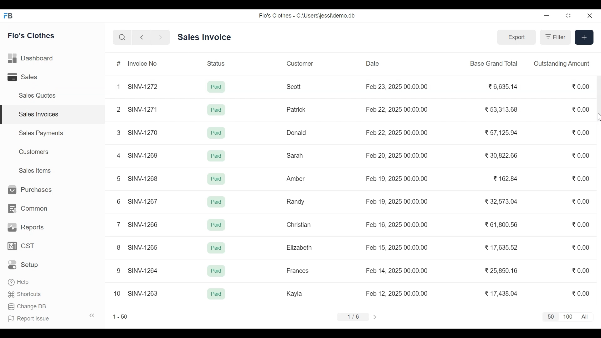 The image size is (601, 338). I want to click on Paid, so click(217, 272).